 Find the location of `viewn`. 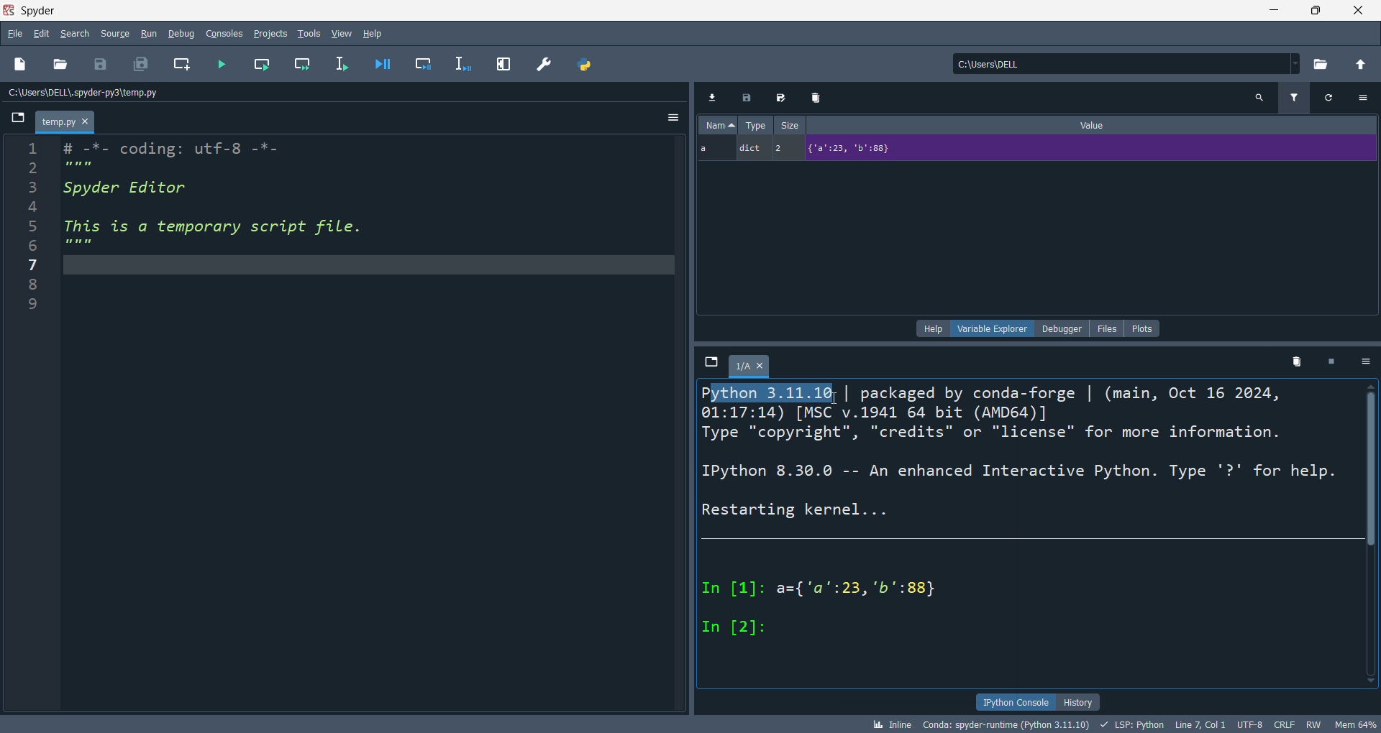

viewn is located at coordinates (342, 32).